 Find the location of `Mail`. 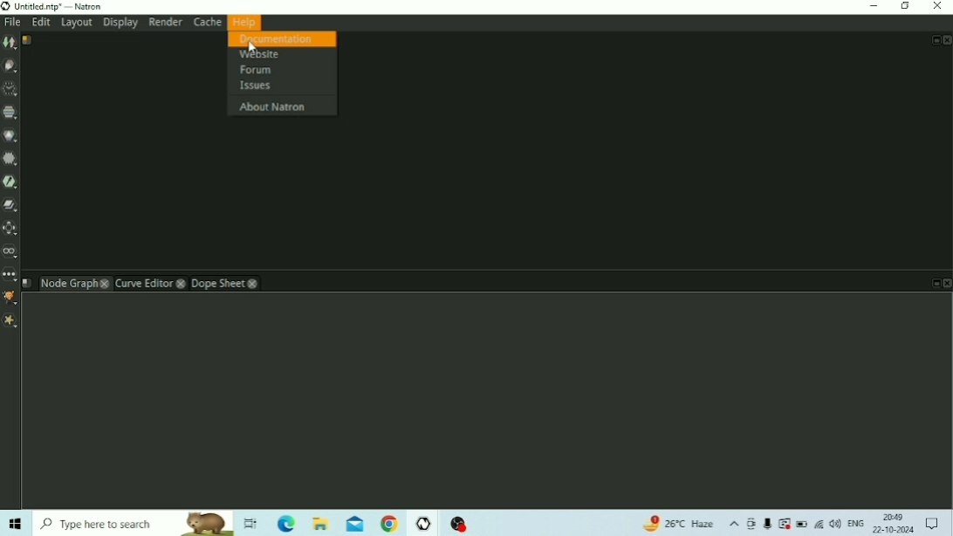

Mail is located at coordinates (355, 523).